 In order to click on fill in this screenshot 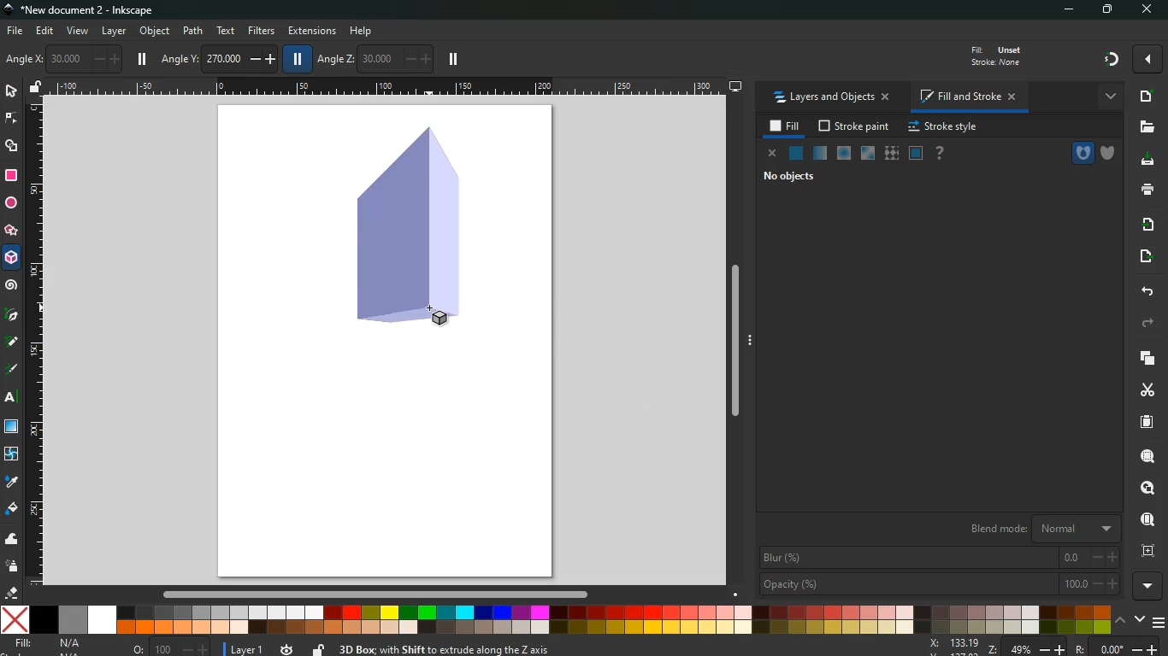, I will do `click(12, 509)`.